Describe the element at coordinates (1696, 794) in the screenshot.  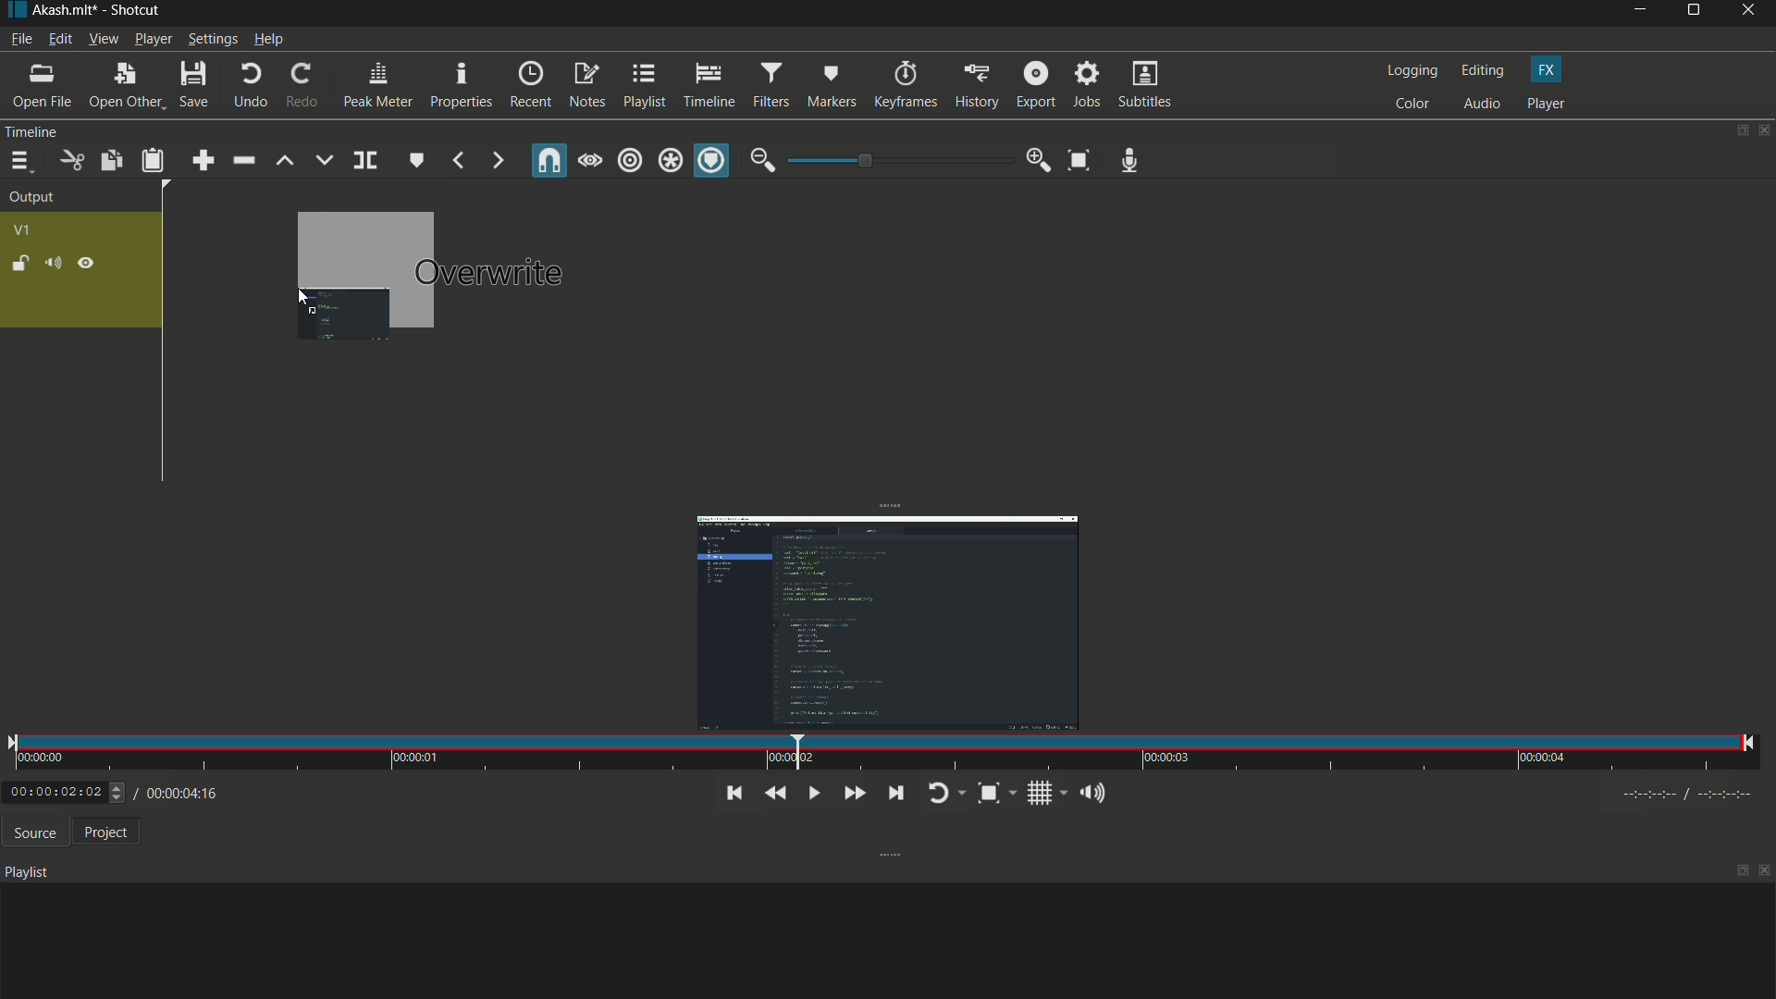
I see `timecodes` at that location.